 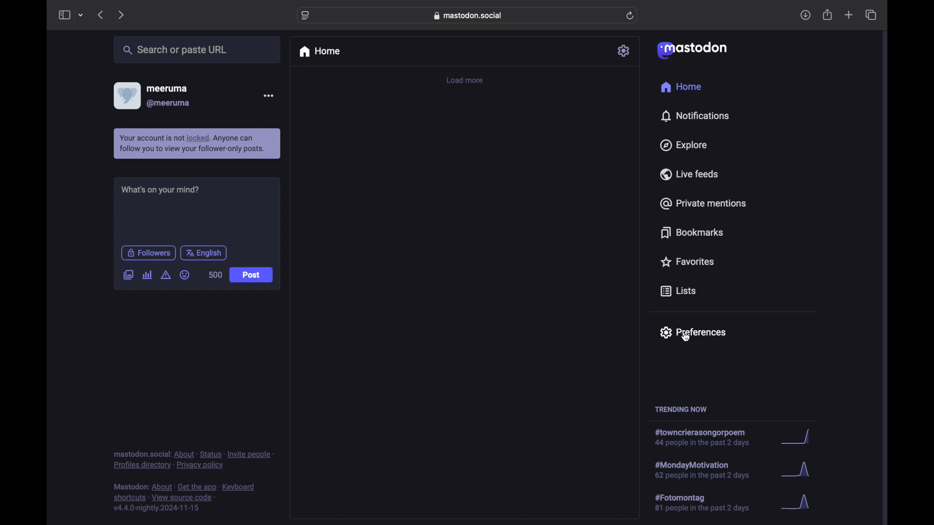 What do you see at coordinates (166, 275) in the screenshot?
I see `add content warning` at bounding box center [166, 275].